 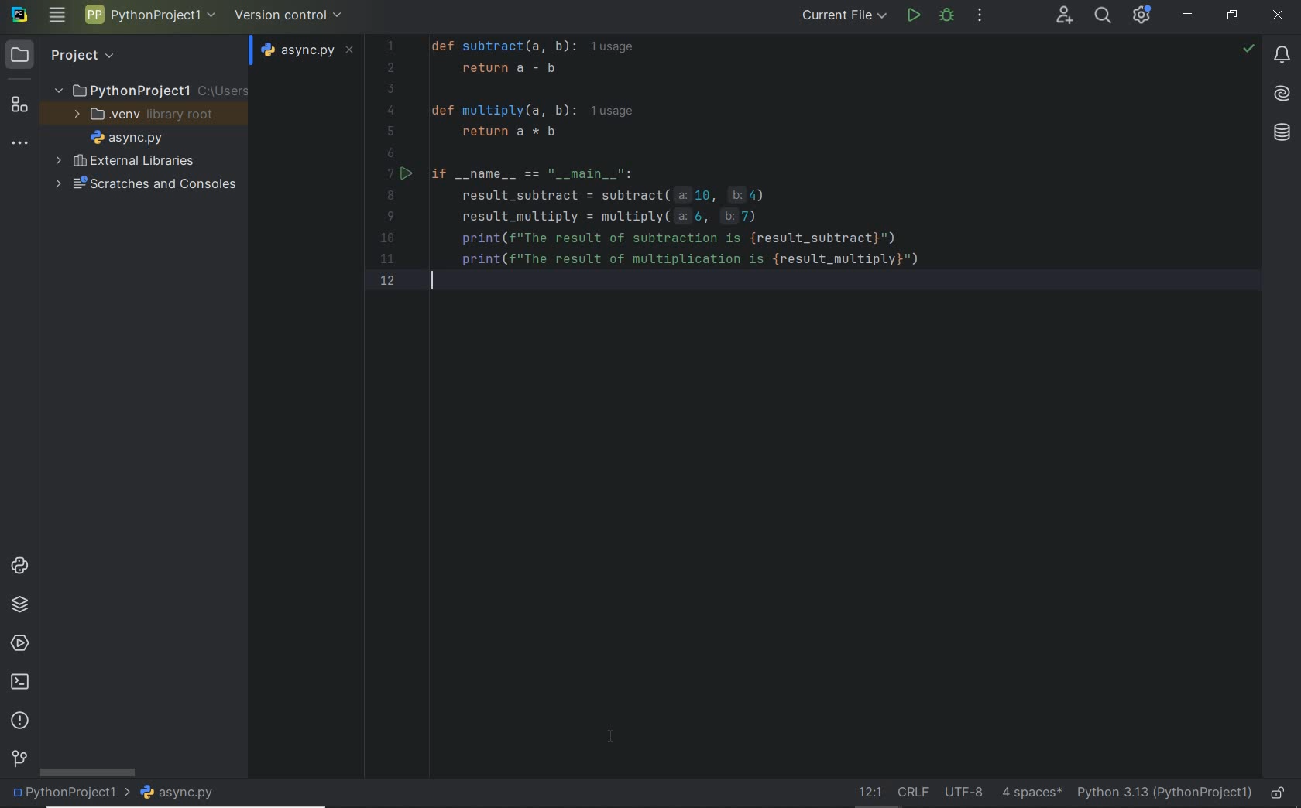 What do you see at coordinates (142, 116) in the screenshot?
I see `.veny` at bounding box center [142, 116].